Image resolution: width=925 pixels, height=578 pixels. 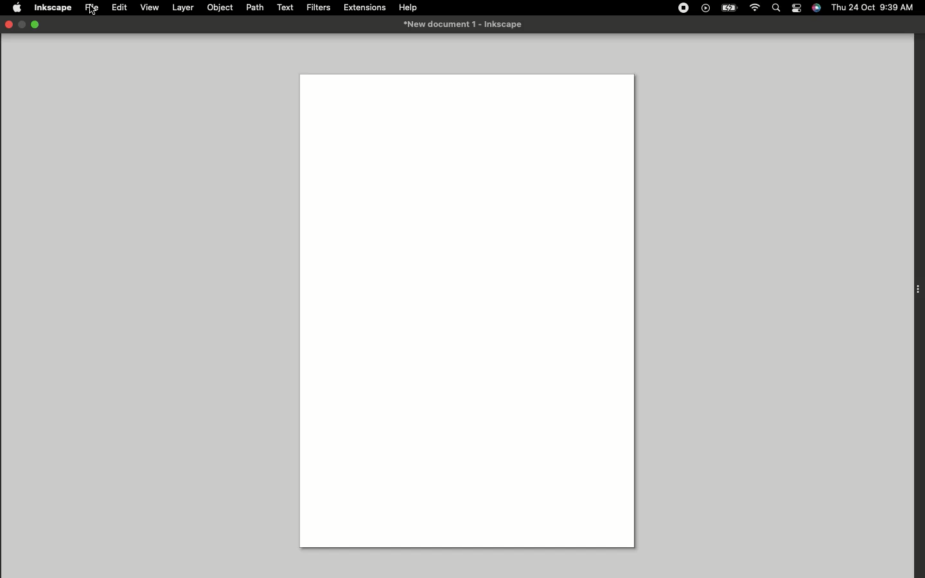 What do you see at coordinates (462, 24) in the screenshot?
I see `New document 1-inkspace` at bounding box center [462, 24].